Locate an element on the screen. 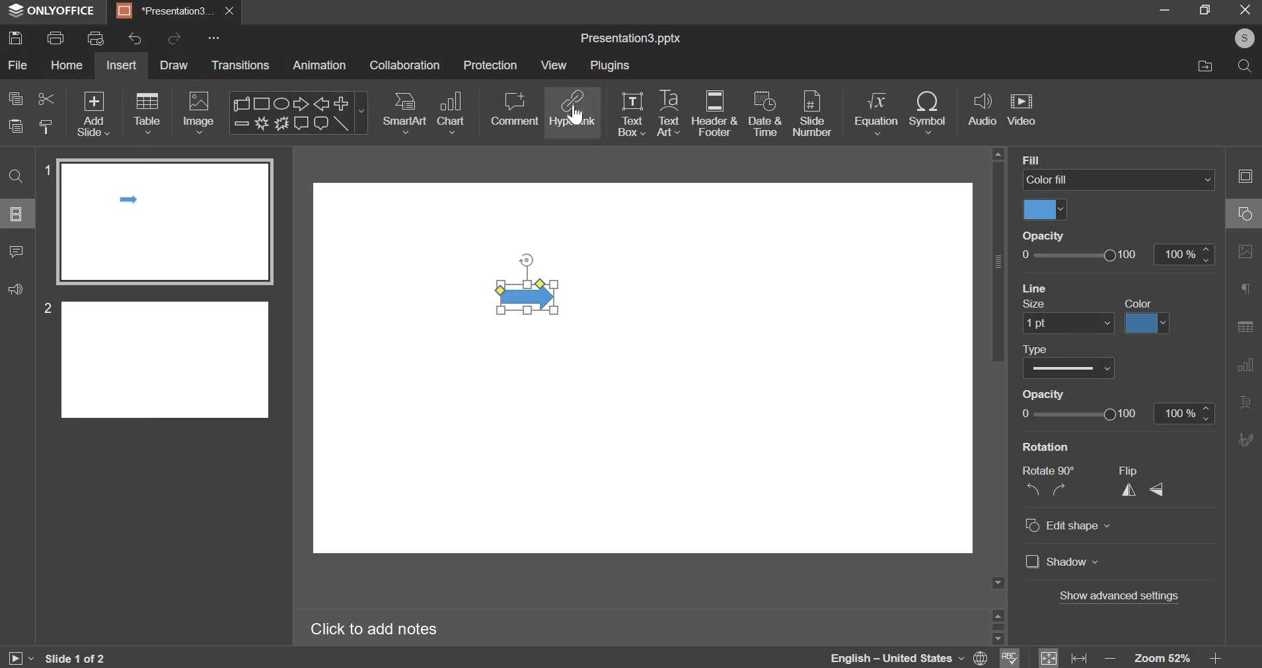  increase zoom is located at coordinates (1216, 659).